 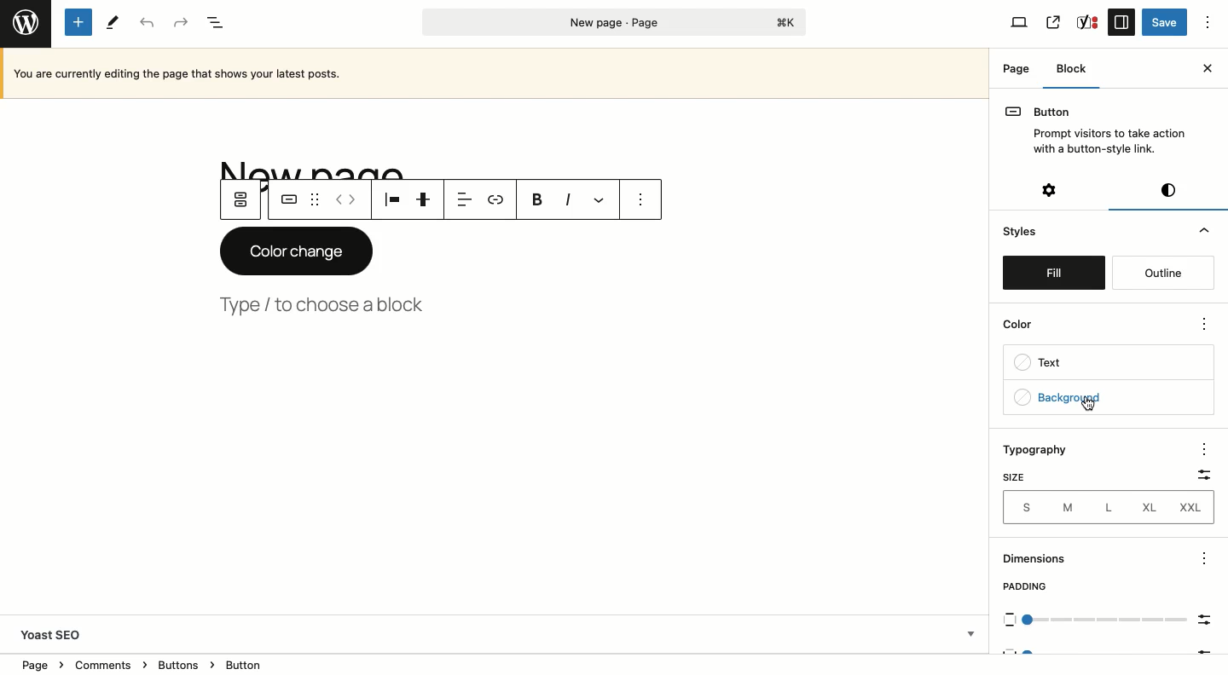 I want to click on options, so click(x=1206, y=449).